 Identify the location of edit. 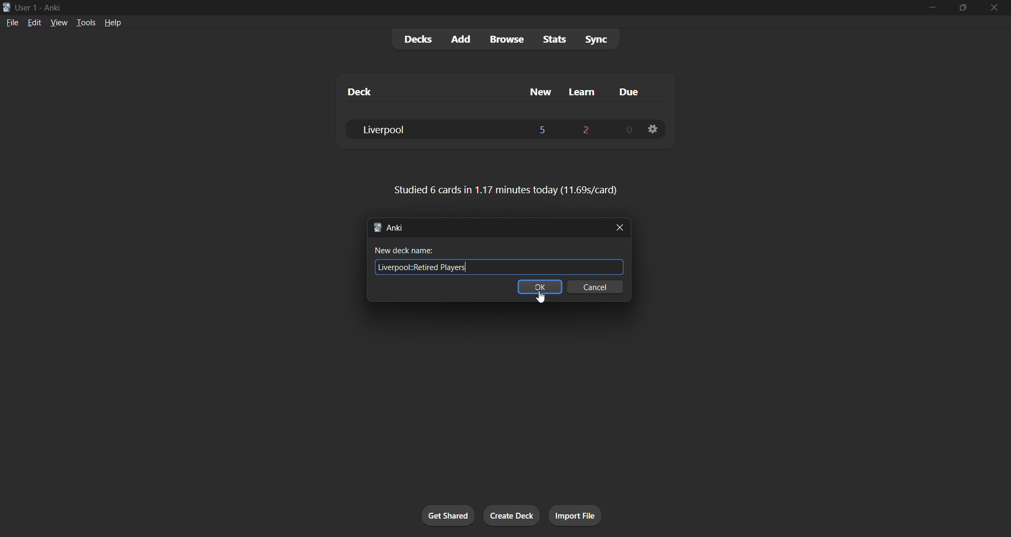
(31, 22).